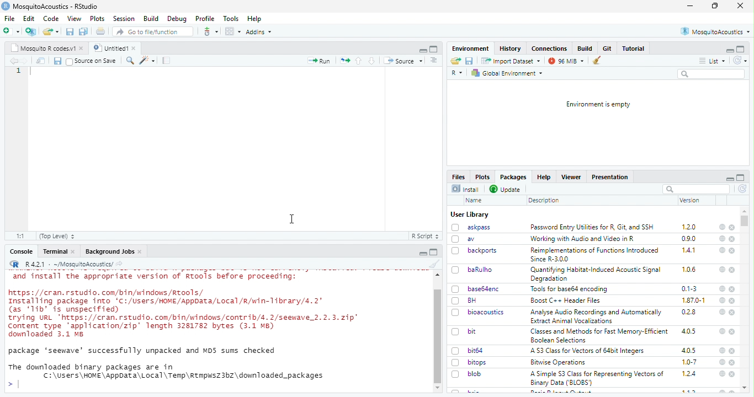 The image size is (754, 397). What do you see at coordinates (731, 289) in the screenshot?
I see `close` at bounding box center [731, 289].